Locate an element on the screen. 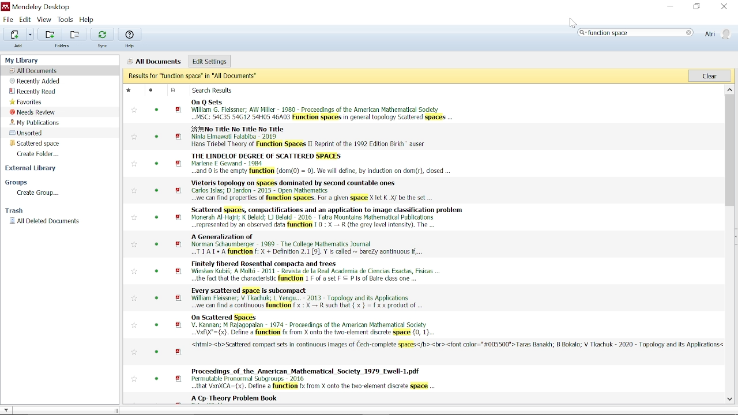 The image size is (738, 415). Profile is located at coordinates (718, 33).